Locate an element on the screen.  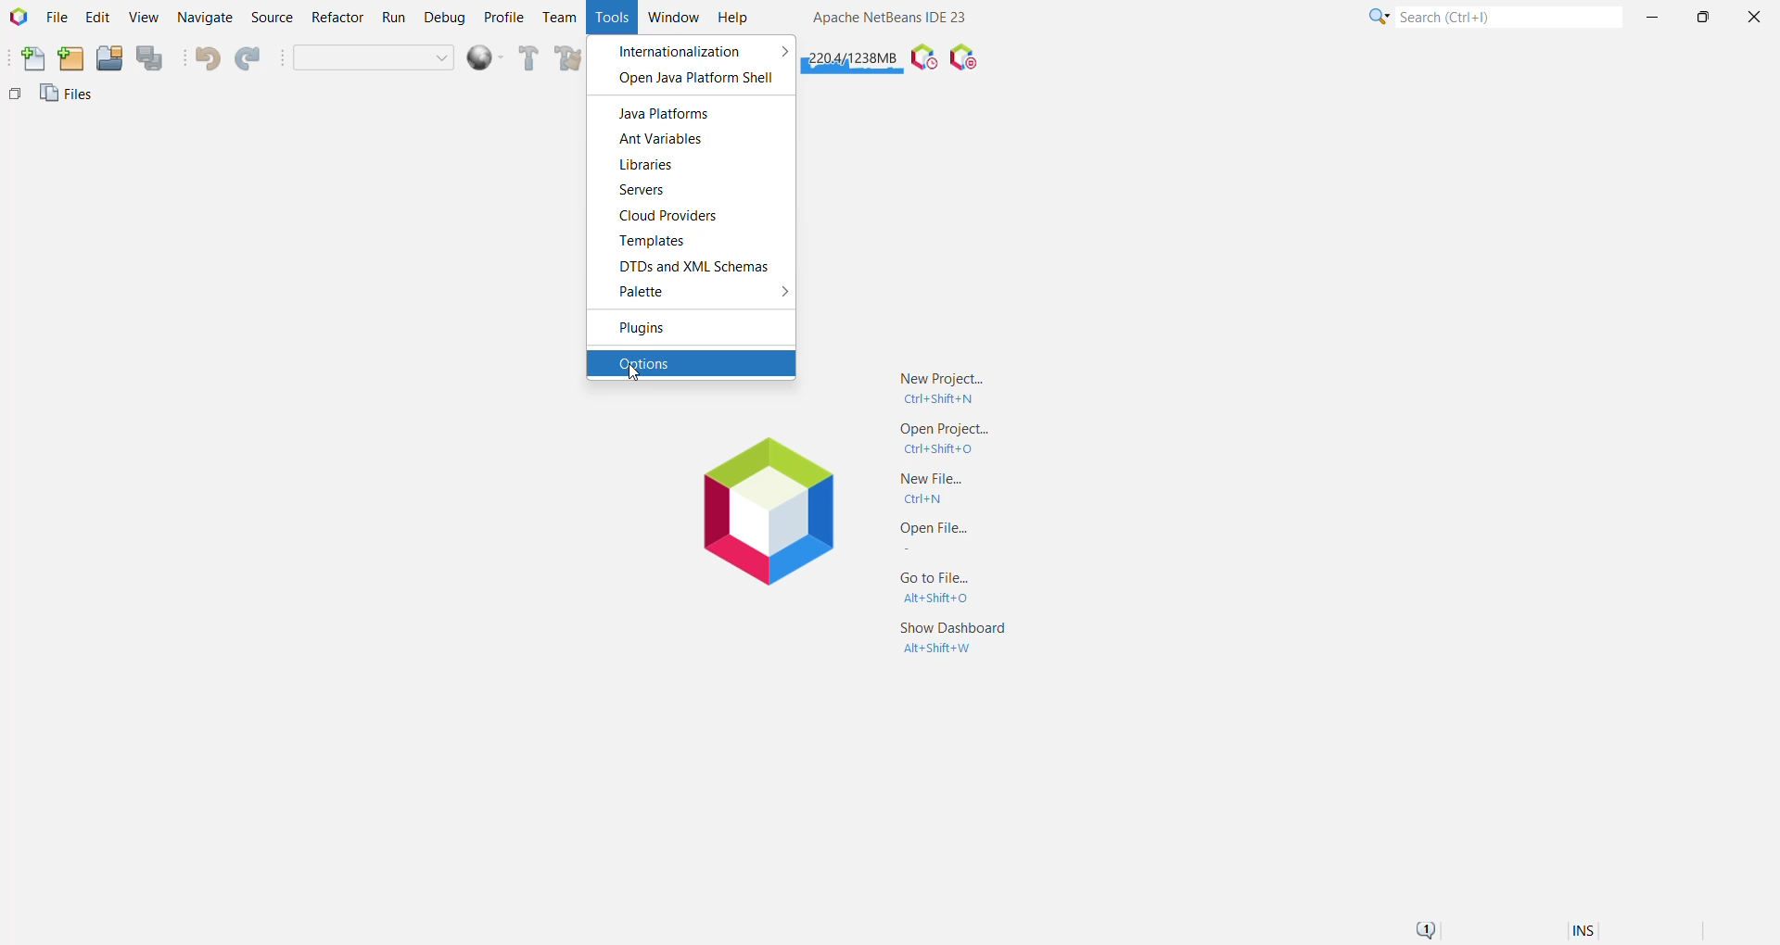
 is located at coordinates (485, 58).